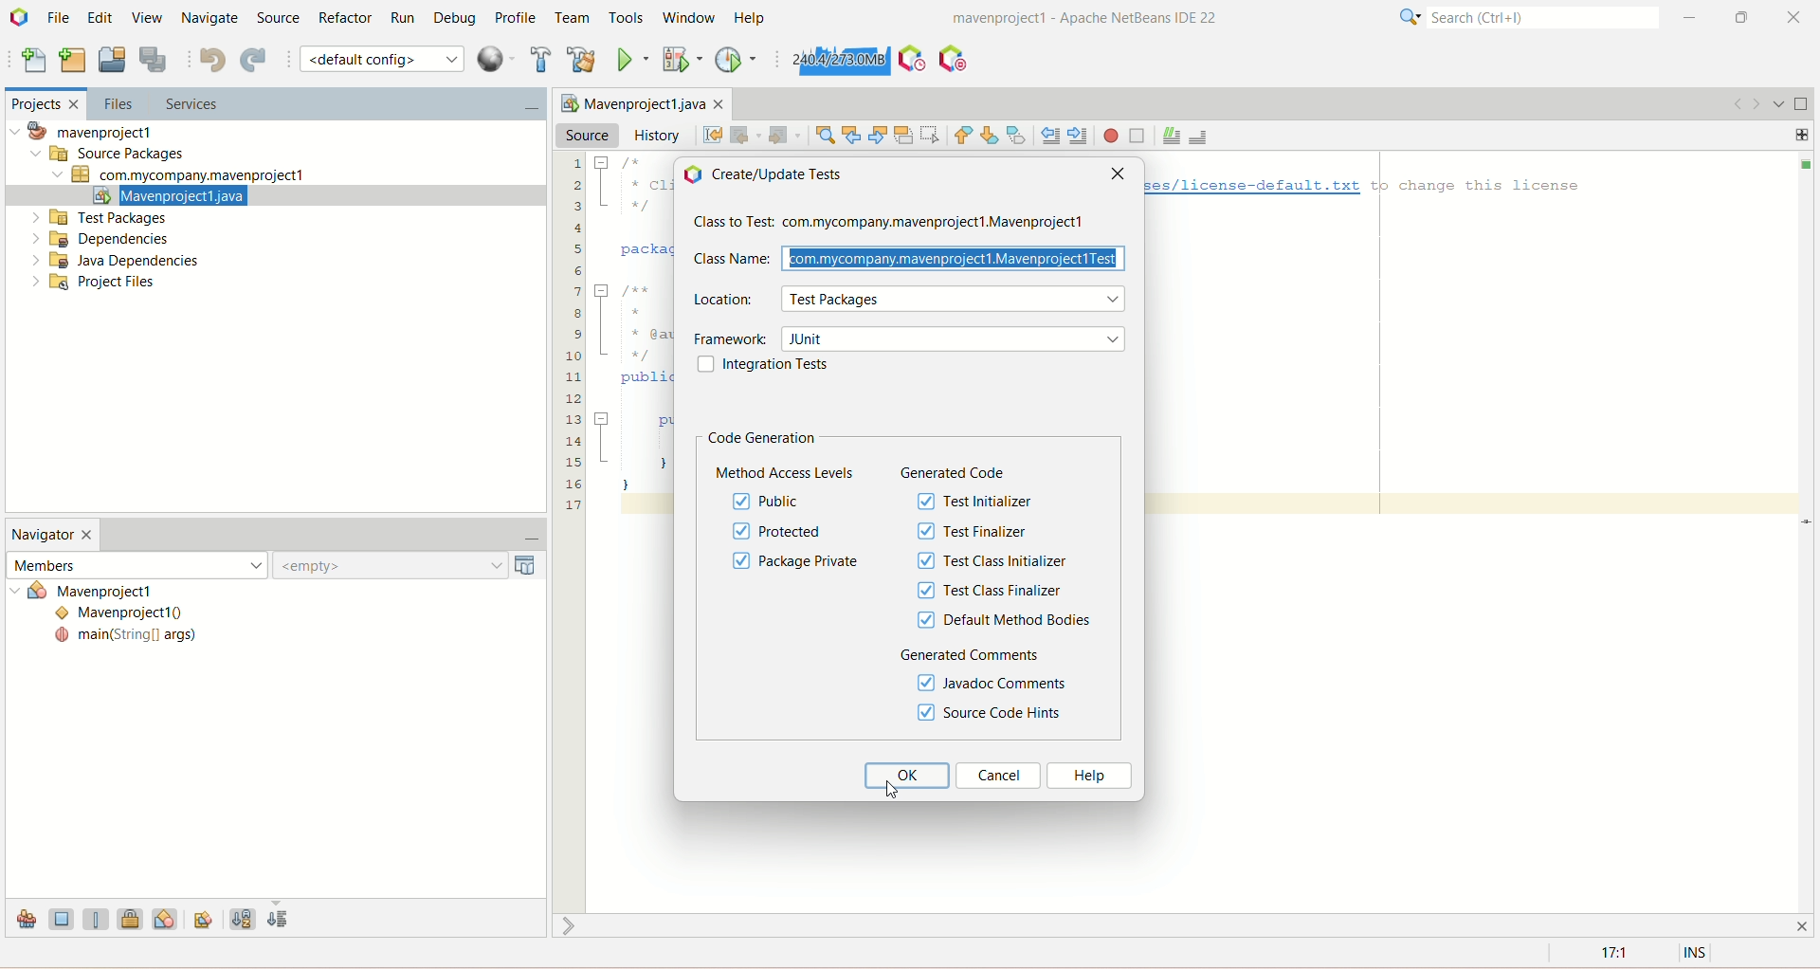  I want to click on empty, so click(410, 565).